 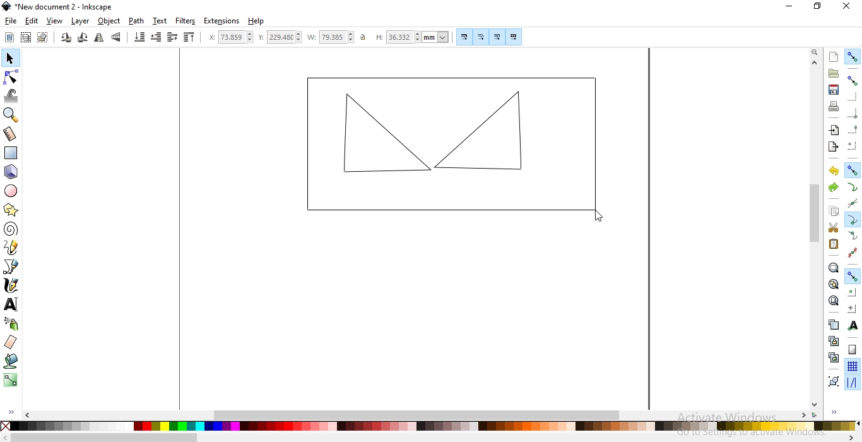 I want to click on extensions, so click(x=222, y=21).